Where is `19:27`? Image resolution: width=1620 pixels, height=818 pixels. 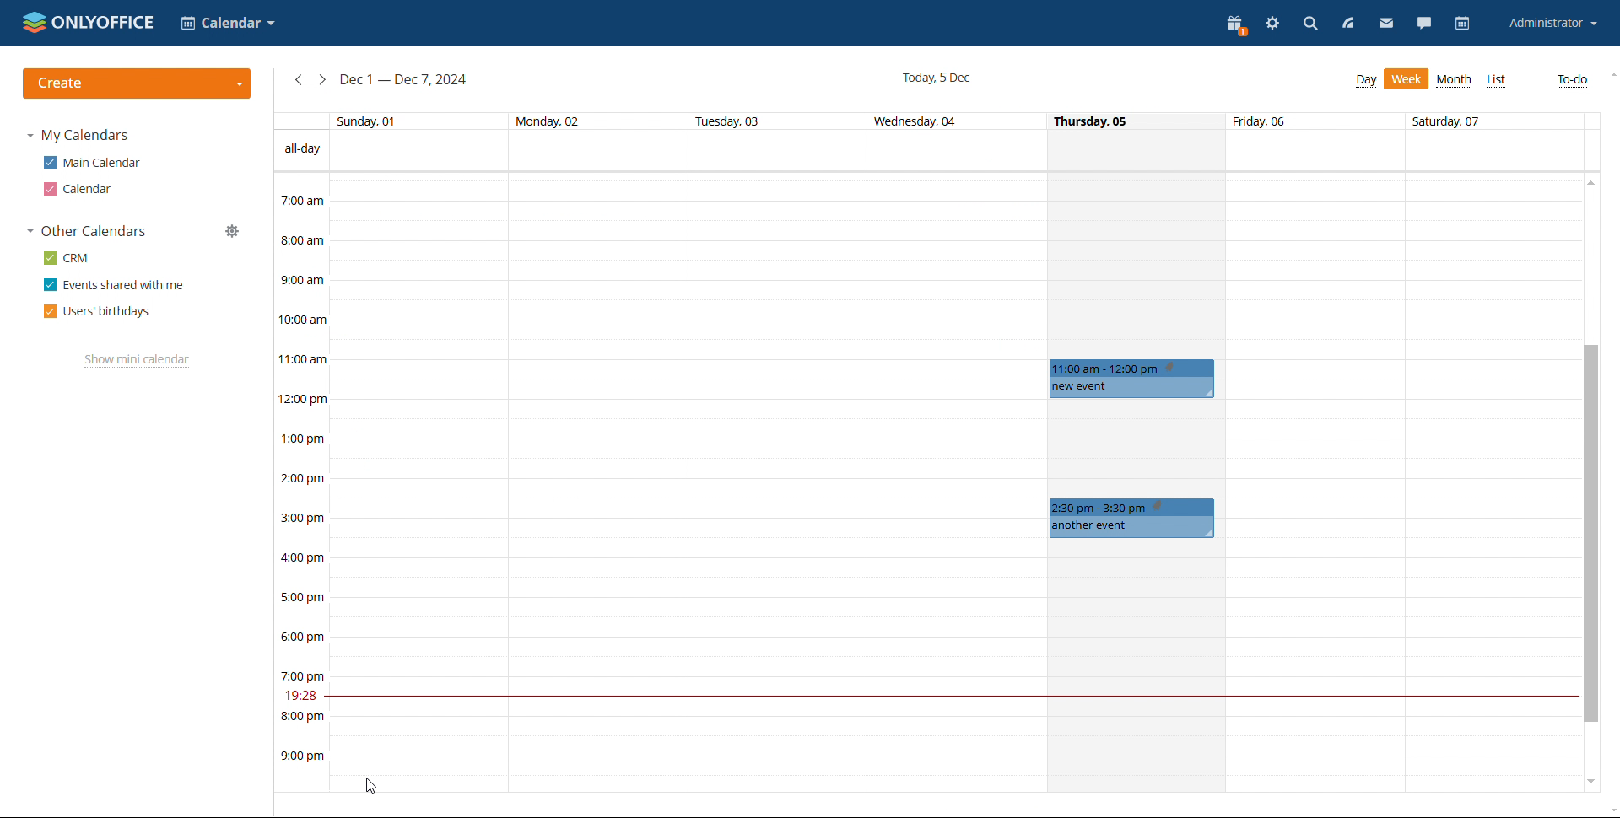
19:27 is located at coordinates (298, 694).